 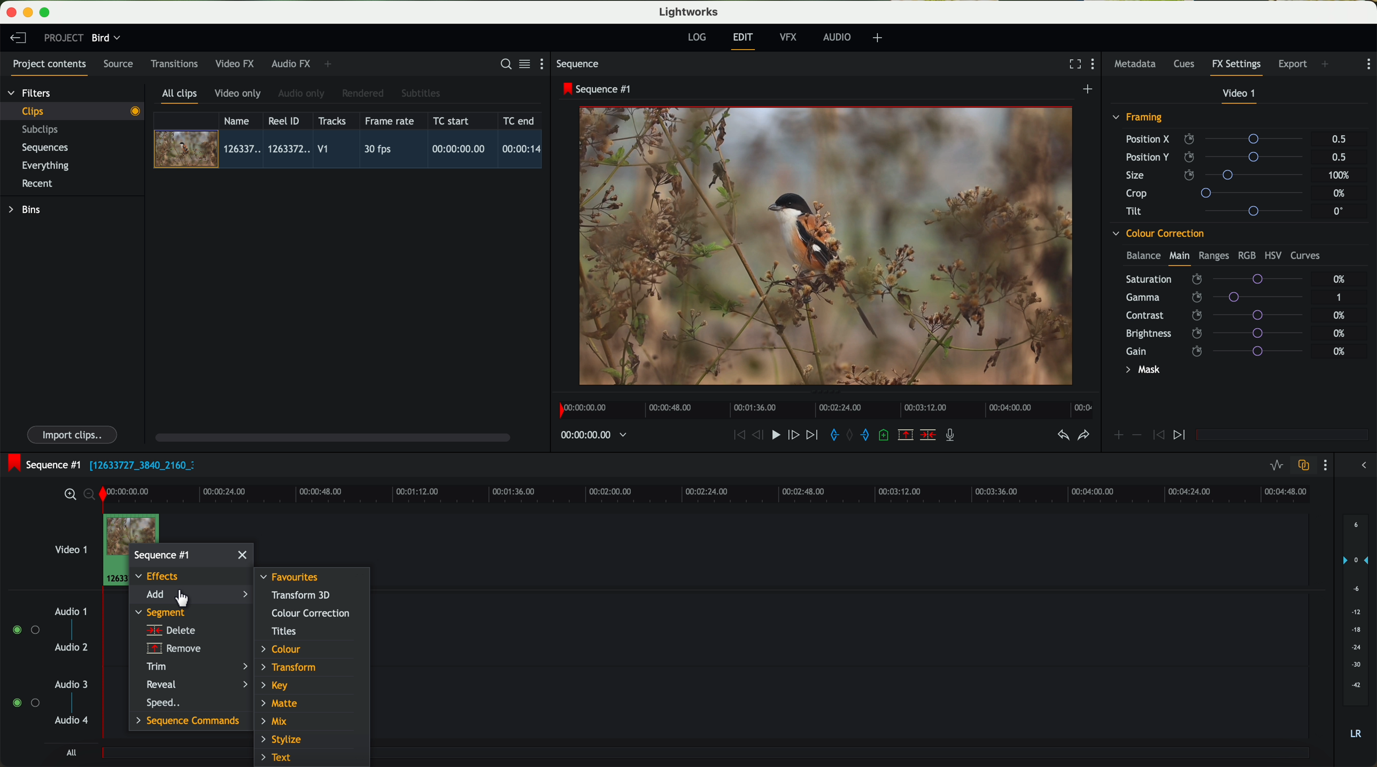 What do you see at coordinates (1220, 279) in the screenshot?
I see `saturation` at bounding box center [1220, 279].